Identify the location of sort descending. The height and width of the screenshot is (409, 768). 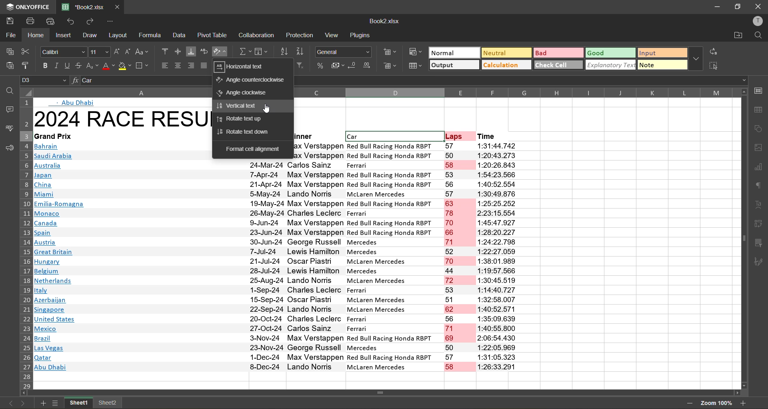
(300, 52).